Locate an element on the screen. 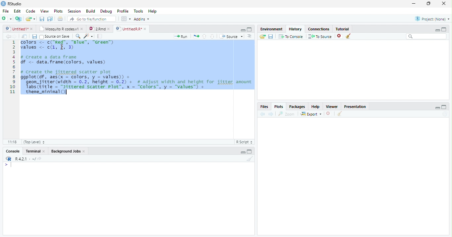 The width and height of the screenshot is (452, 237). close is located at coordinates (145, 29).